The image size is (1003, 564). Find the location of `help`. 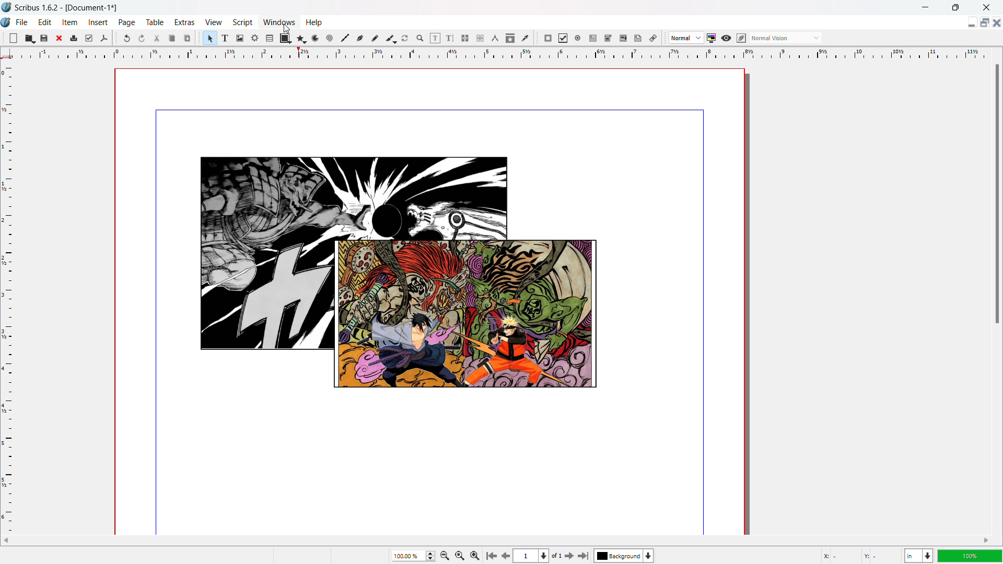

help is located at coordinates (313, 22).